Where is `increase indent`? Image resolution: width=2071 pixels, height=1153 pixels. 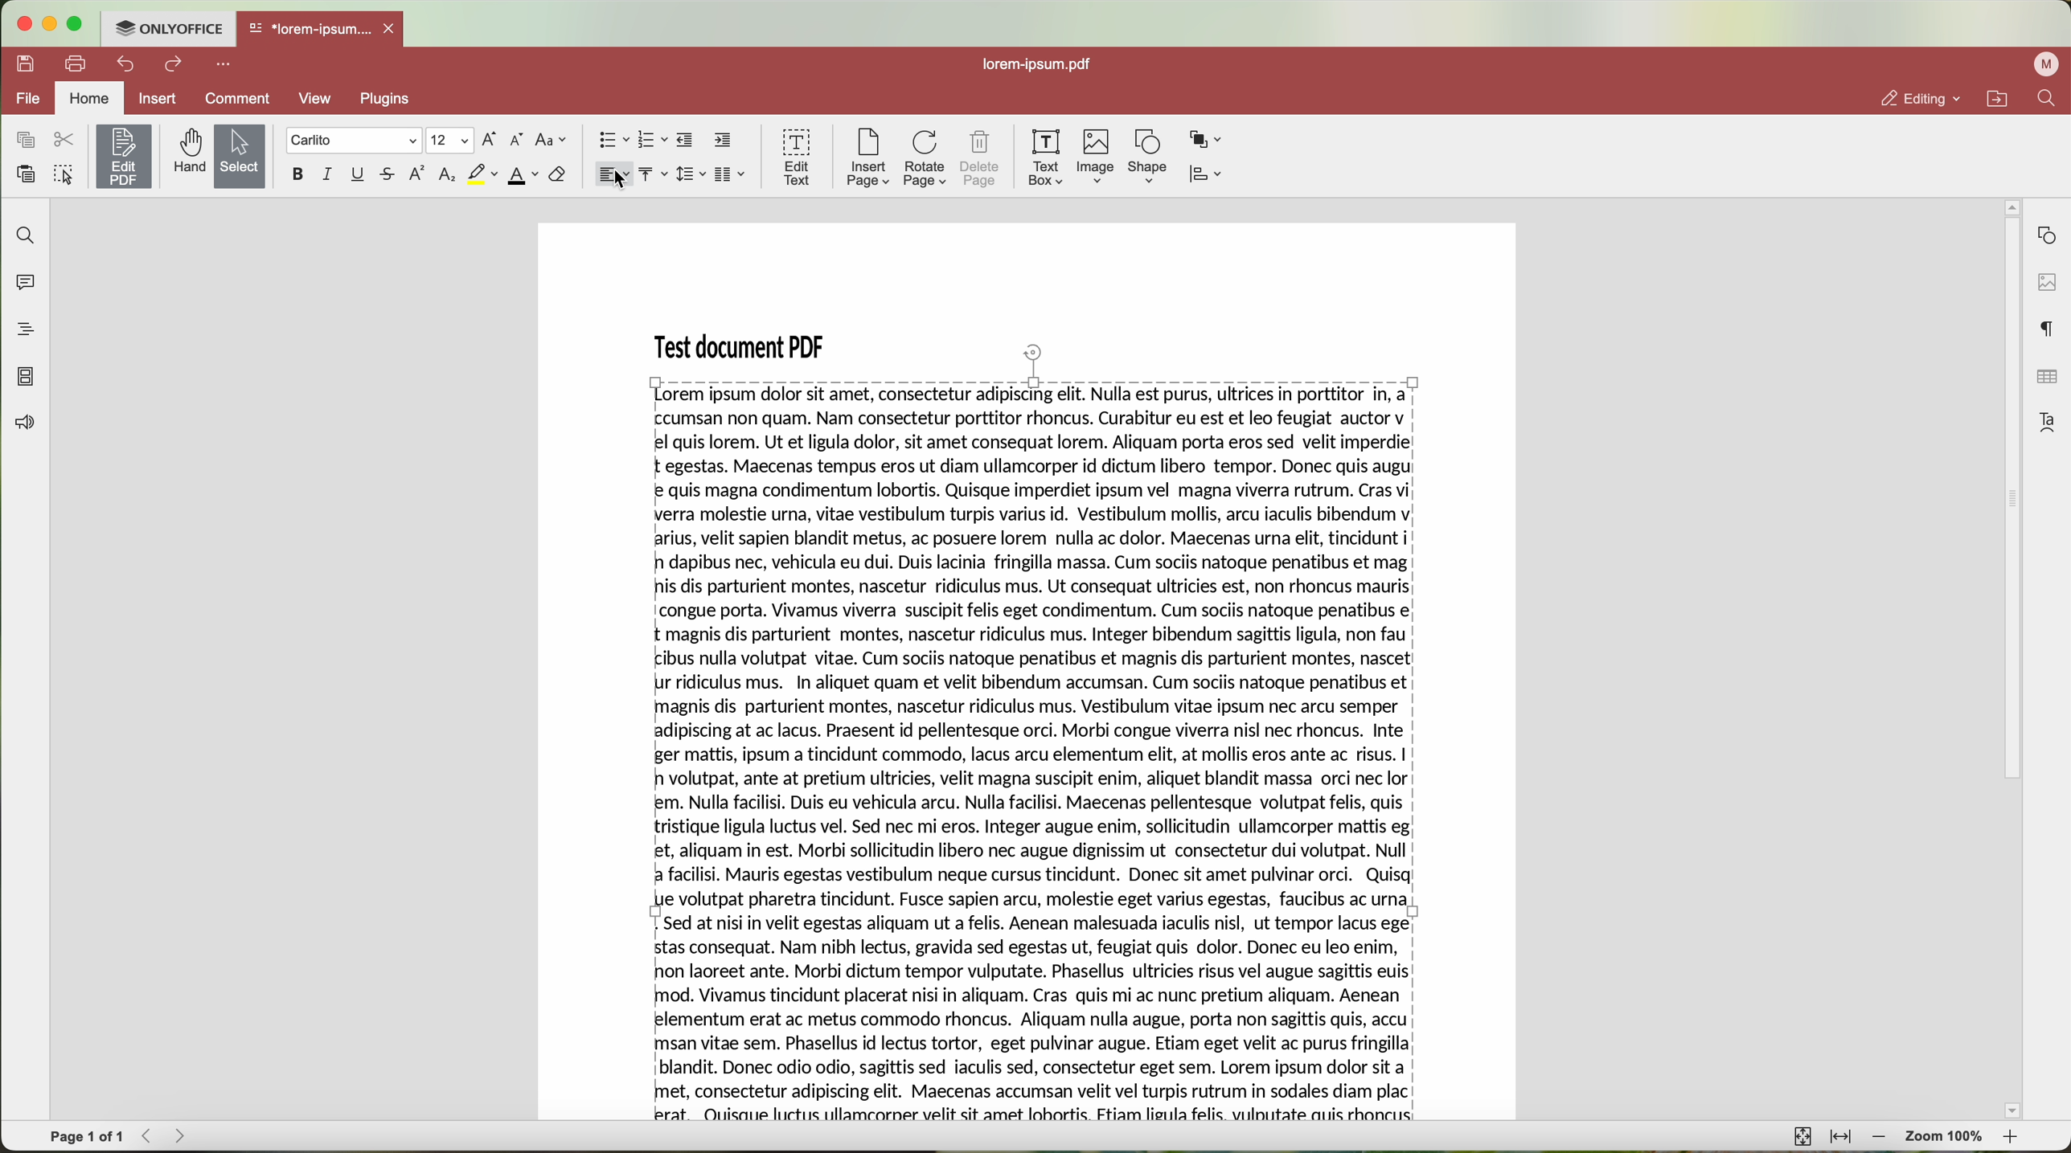 increase indent is located at coordinates (724, 141).